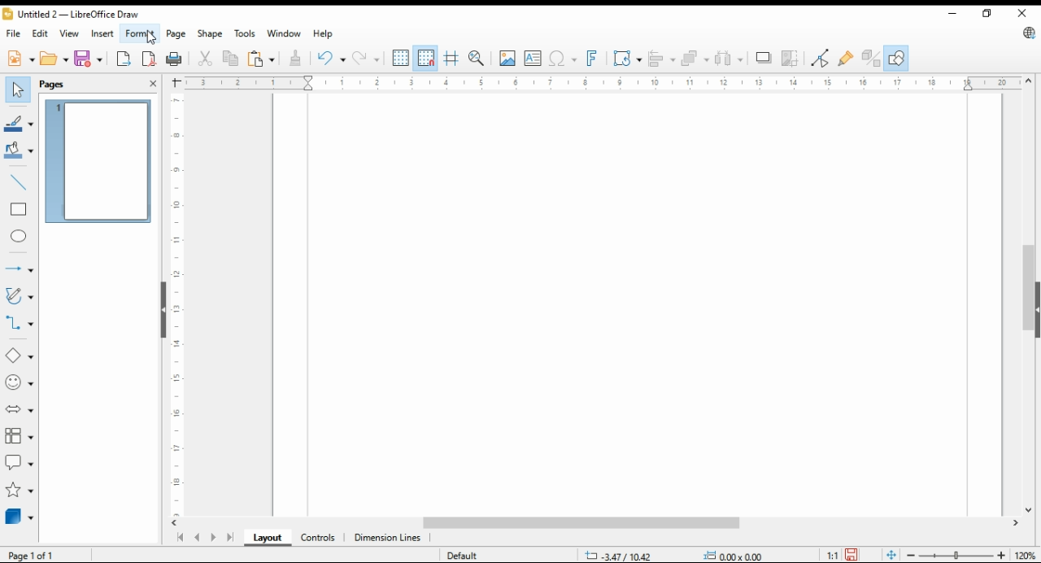  Describe the element at coordinates (792, 58) in the screenshot. I see `crop` at that location.